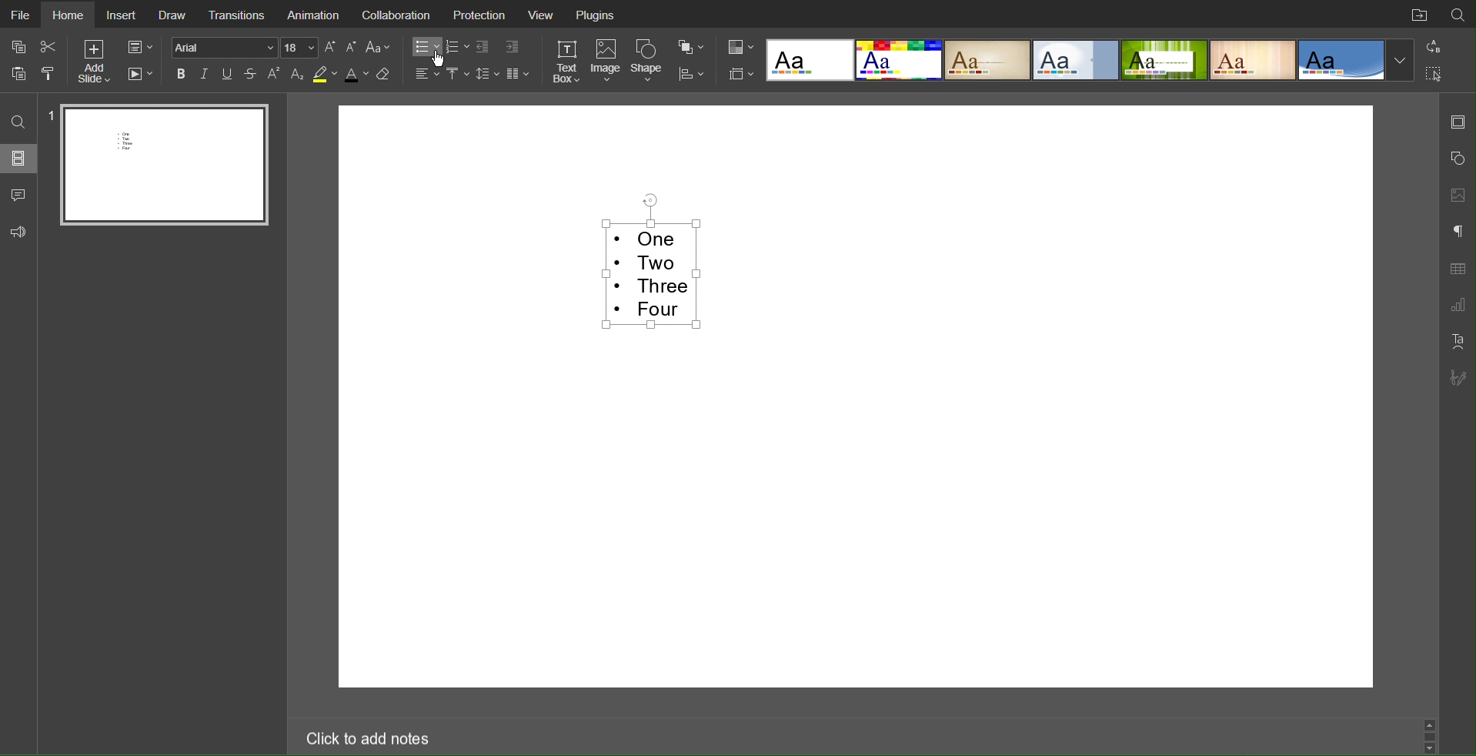  Describe the element at coordinates (426, 74) in the screenshot. I see `Alignment` at that location.